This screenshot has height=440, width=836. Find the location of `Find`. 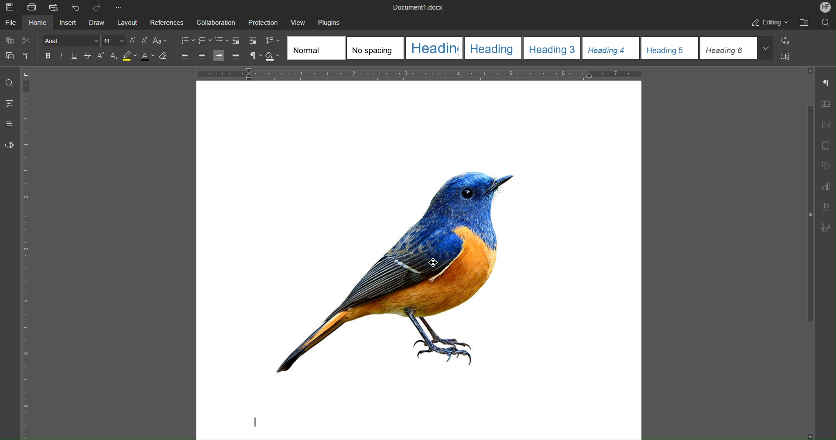

Find is located at coordinates (9, 83).